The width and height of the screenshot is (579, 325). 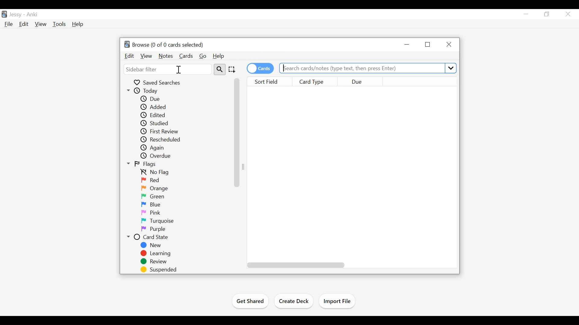 I want to click on Import File, so click(x=339, y=302).